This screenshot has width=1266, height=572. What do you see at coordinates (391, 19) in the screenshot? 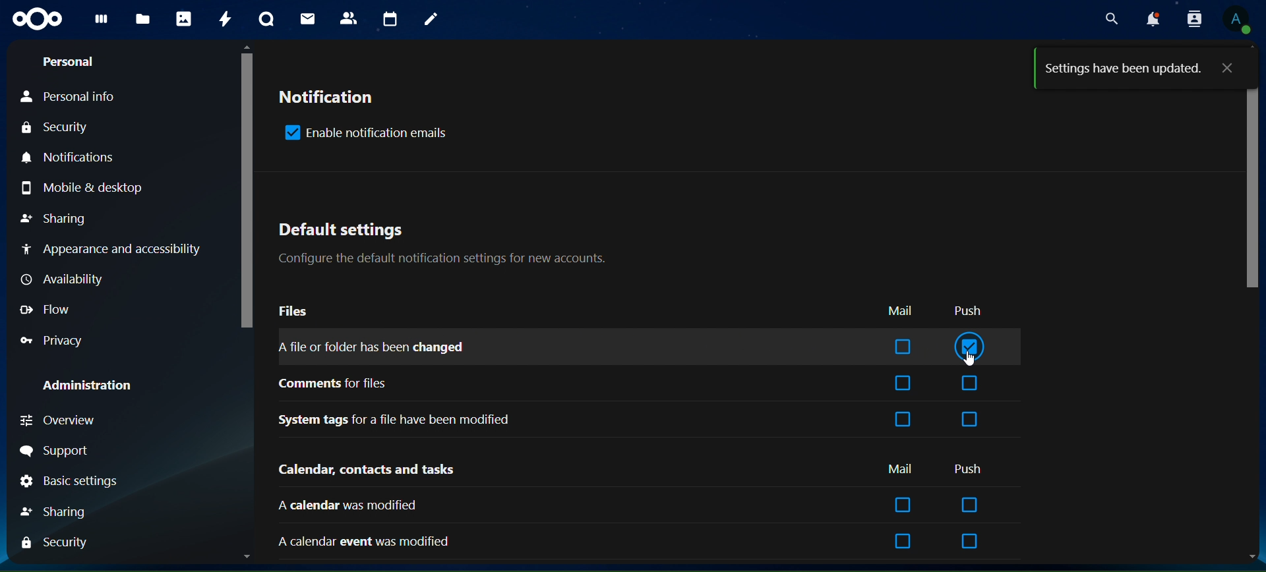
I see `calendar` at bounding box center [391, 19].